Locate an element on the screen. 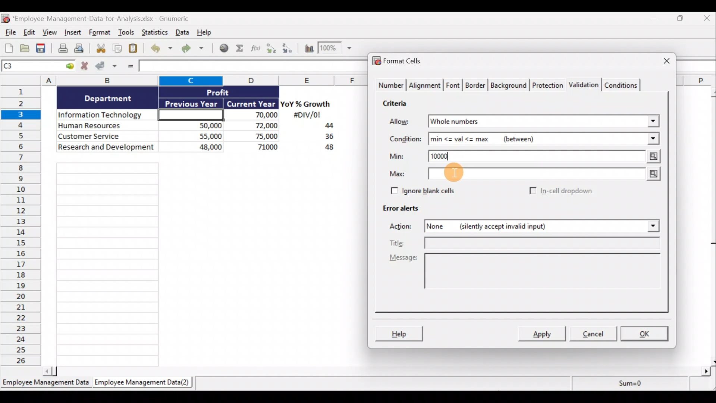 Image resolution: width=716 pixels, height=403 pixels. Cancel is located at coordinates (596, 335).